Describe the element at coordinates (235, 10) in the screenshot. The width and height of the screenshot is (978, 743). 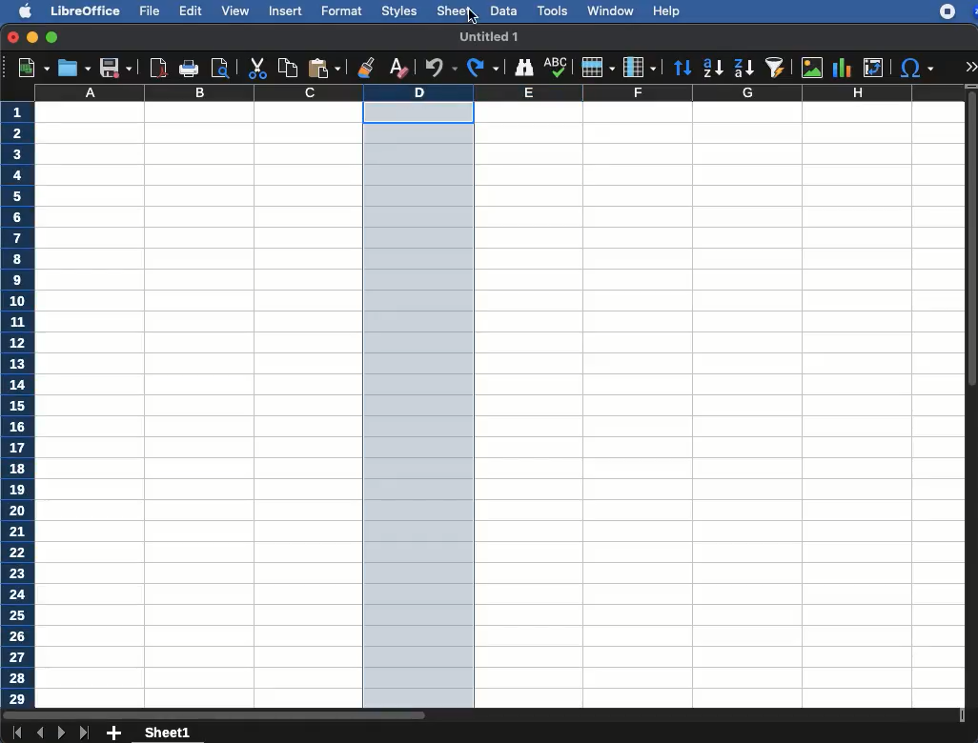
I see `view` at that location.